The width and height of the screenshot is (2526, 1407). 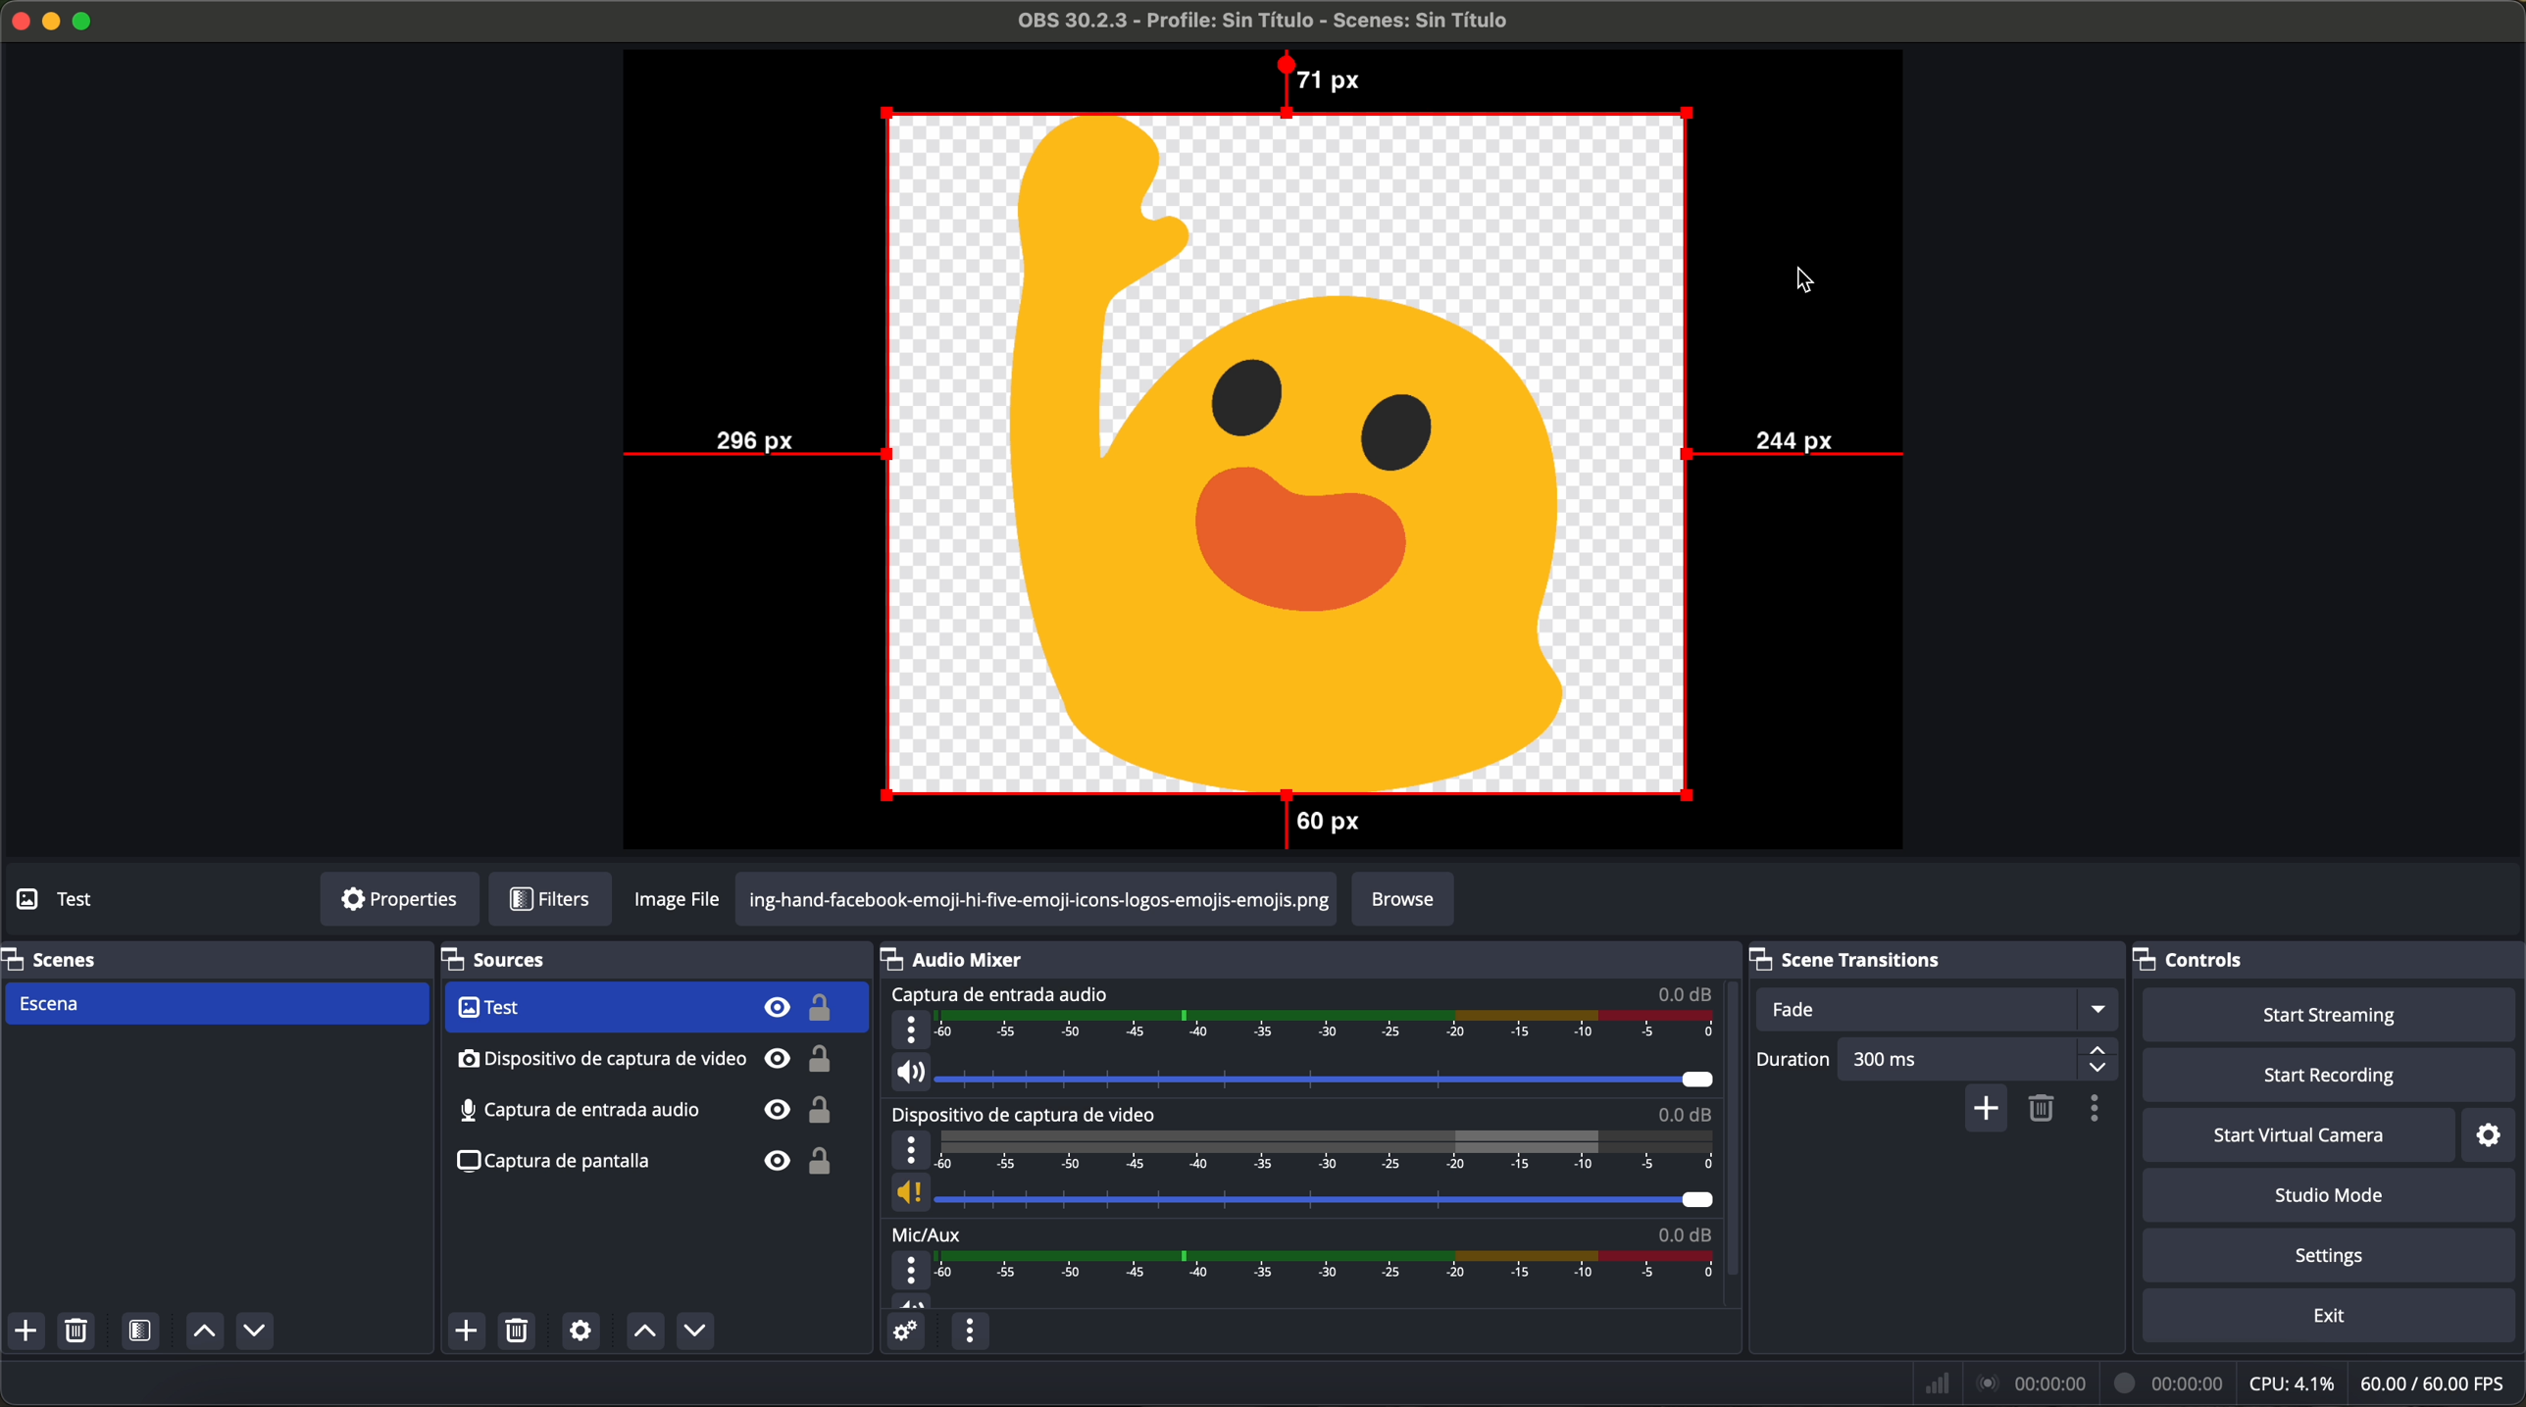 What do you see at coordinates (1300, 1193) in the screenshot?
I see `vol` at bounding box center [1300, 1193].